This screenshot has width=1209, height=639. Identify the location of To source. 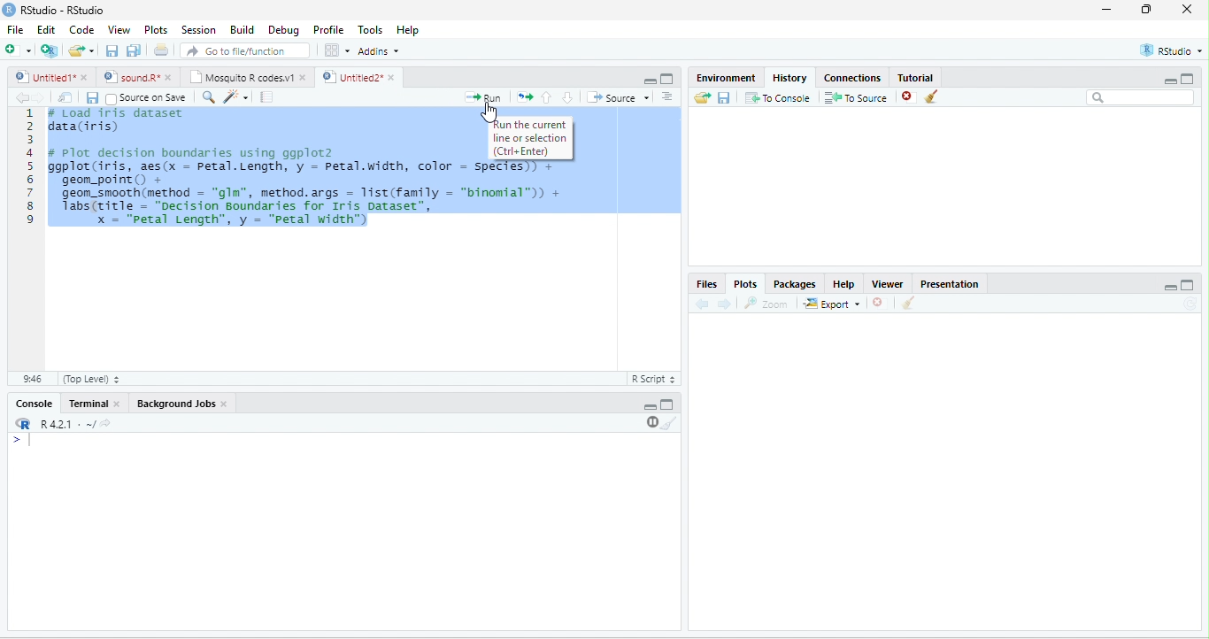
(854, 98).